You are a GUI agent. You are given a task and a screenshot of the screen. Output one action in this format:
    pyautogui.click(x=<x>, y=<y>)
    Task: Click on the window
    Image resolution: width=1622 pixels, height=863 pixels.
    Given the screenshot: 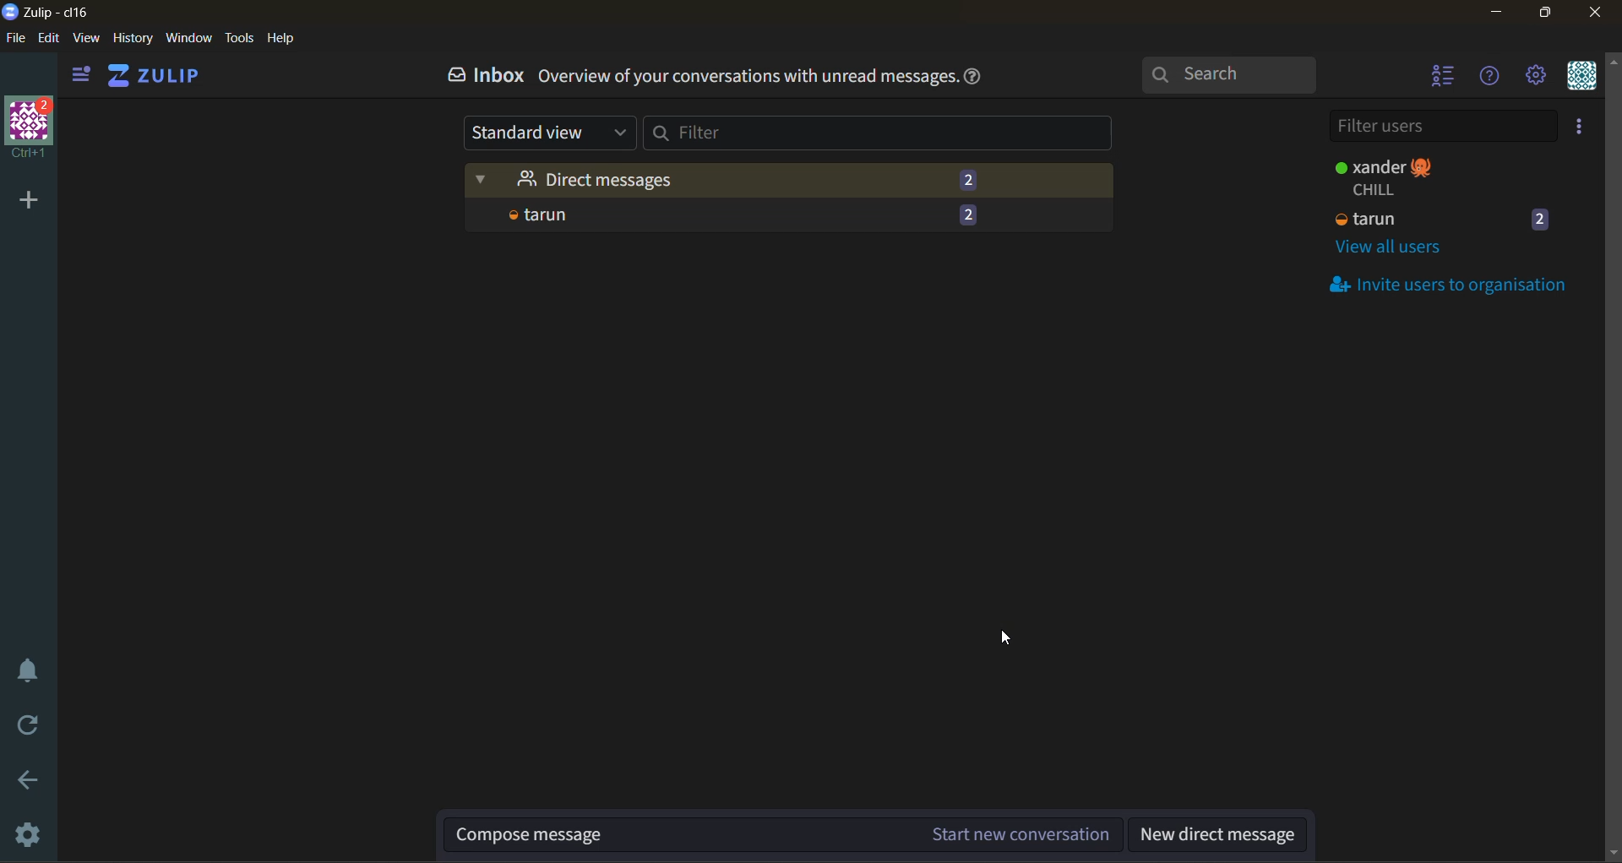 What is the action you would take?
    pyautogui.click(x=191, y=40)
    